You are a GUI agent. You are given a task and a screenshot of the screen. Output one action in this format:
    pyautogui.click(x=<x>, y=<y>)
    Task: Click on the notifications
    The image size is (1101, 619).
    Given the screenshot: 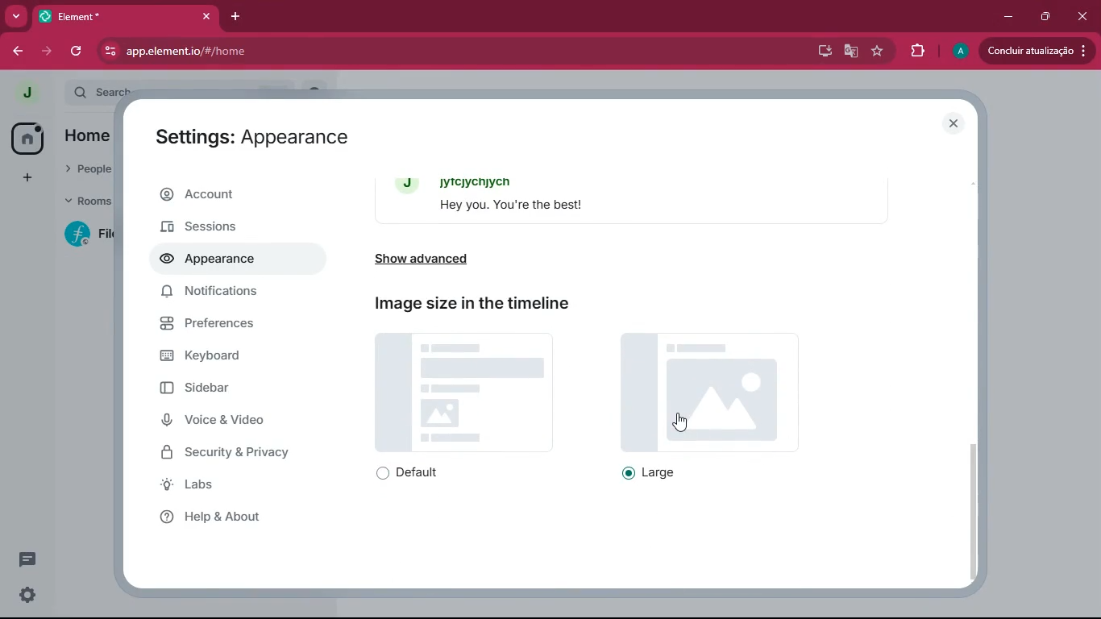 What is the action you would take?
    pyautogui.click(x=218, y=294)
    